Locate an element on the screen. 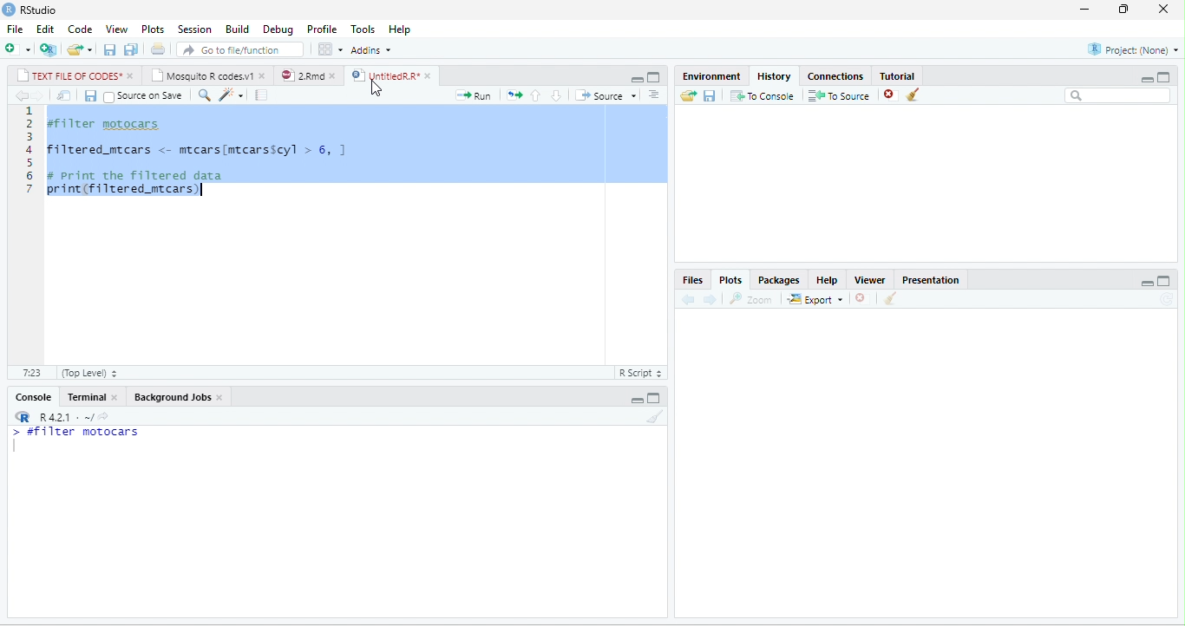  File is located at coordinates (15, 29).